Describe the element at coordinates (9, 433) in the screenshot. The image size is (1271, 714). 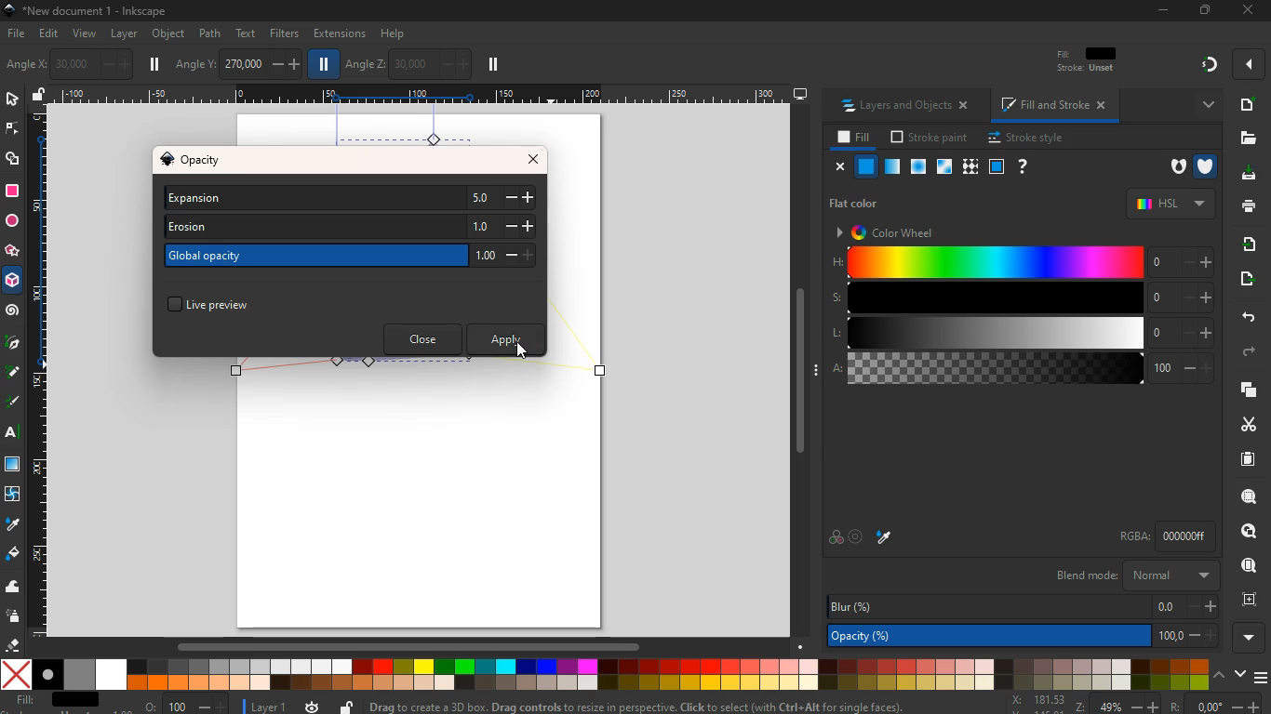
I see `text` at that location.